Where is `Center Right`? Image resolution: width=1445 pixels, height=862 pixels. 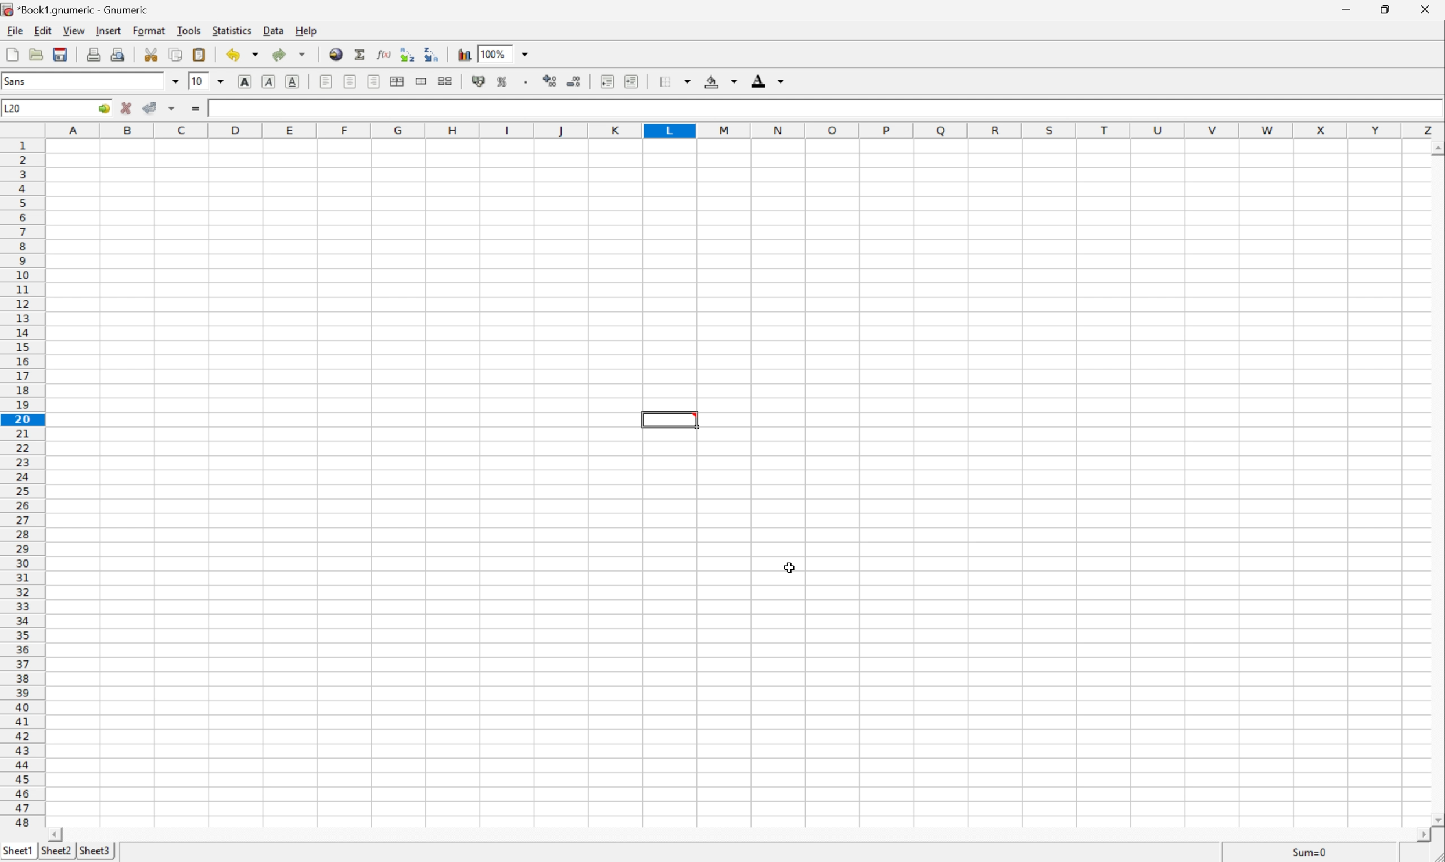 Center Right is located at coordinates (373, 82).